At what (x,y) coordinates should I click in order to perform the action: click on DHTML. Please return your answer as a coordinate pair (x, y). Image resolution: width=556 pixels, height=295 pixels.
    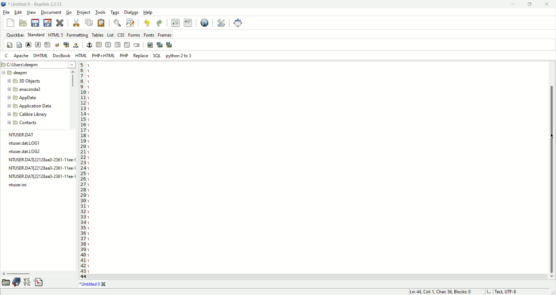
    Looking at the image, I should click on (40, 55).